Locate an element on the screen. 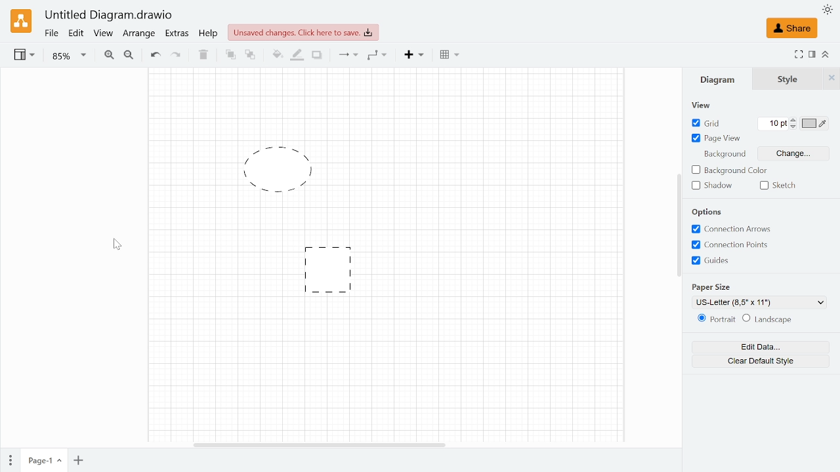  View is located at coordinates (26, 56).